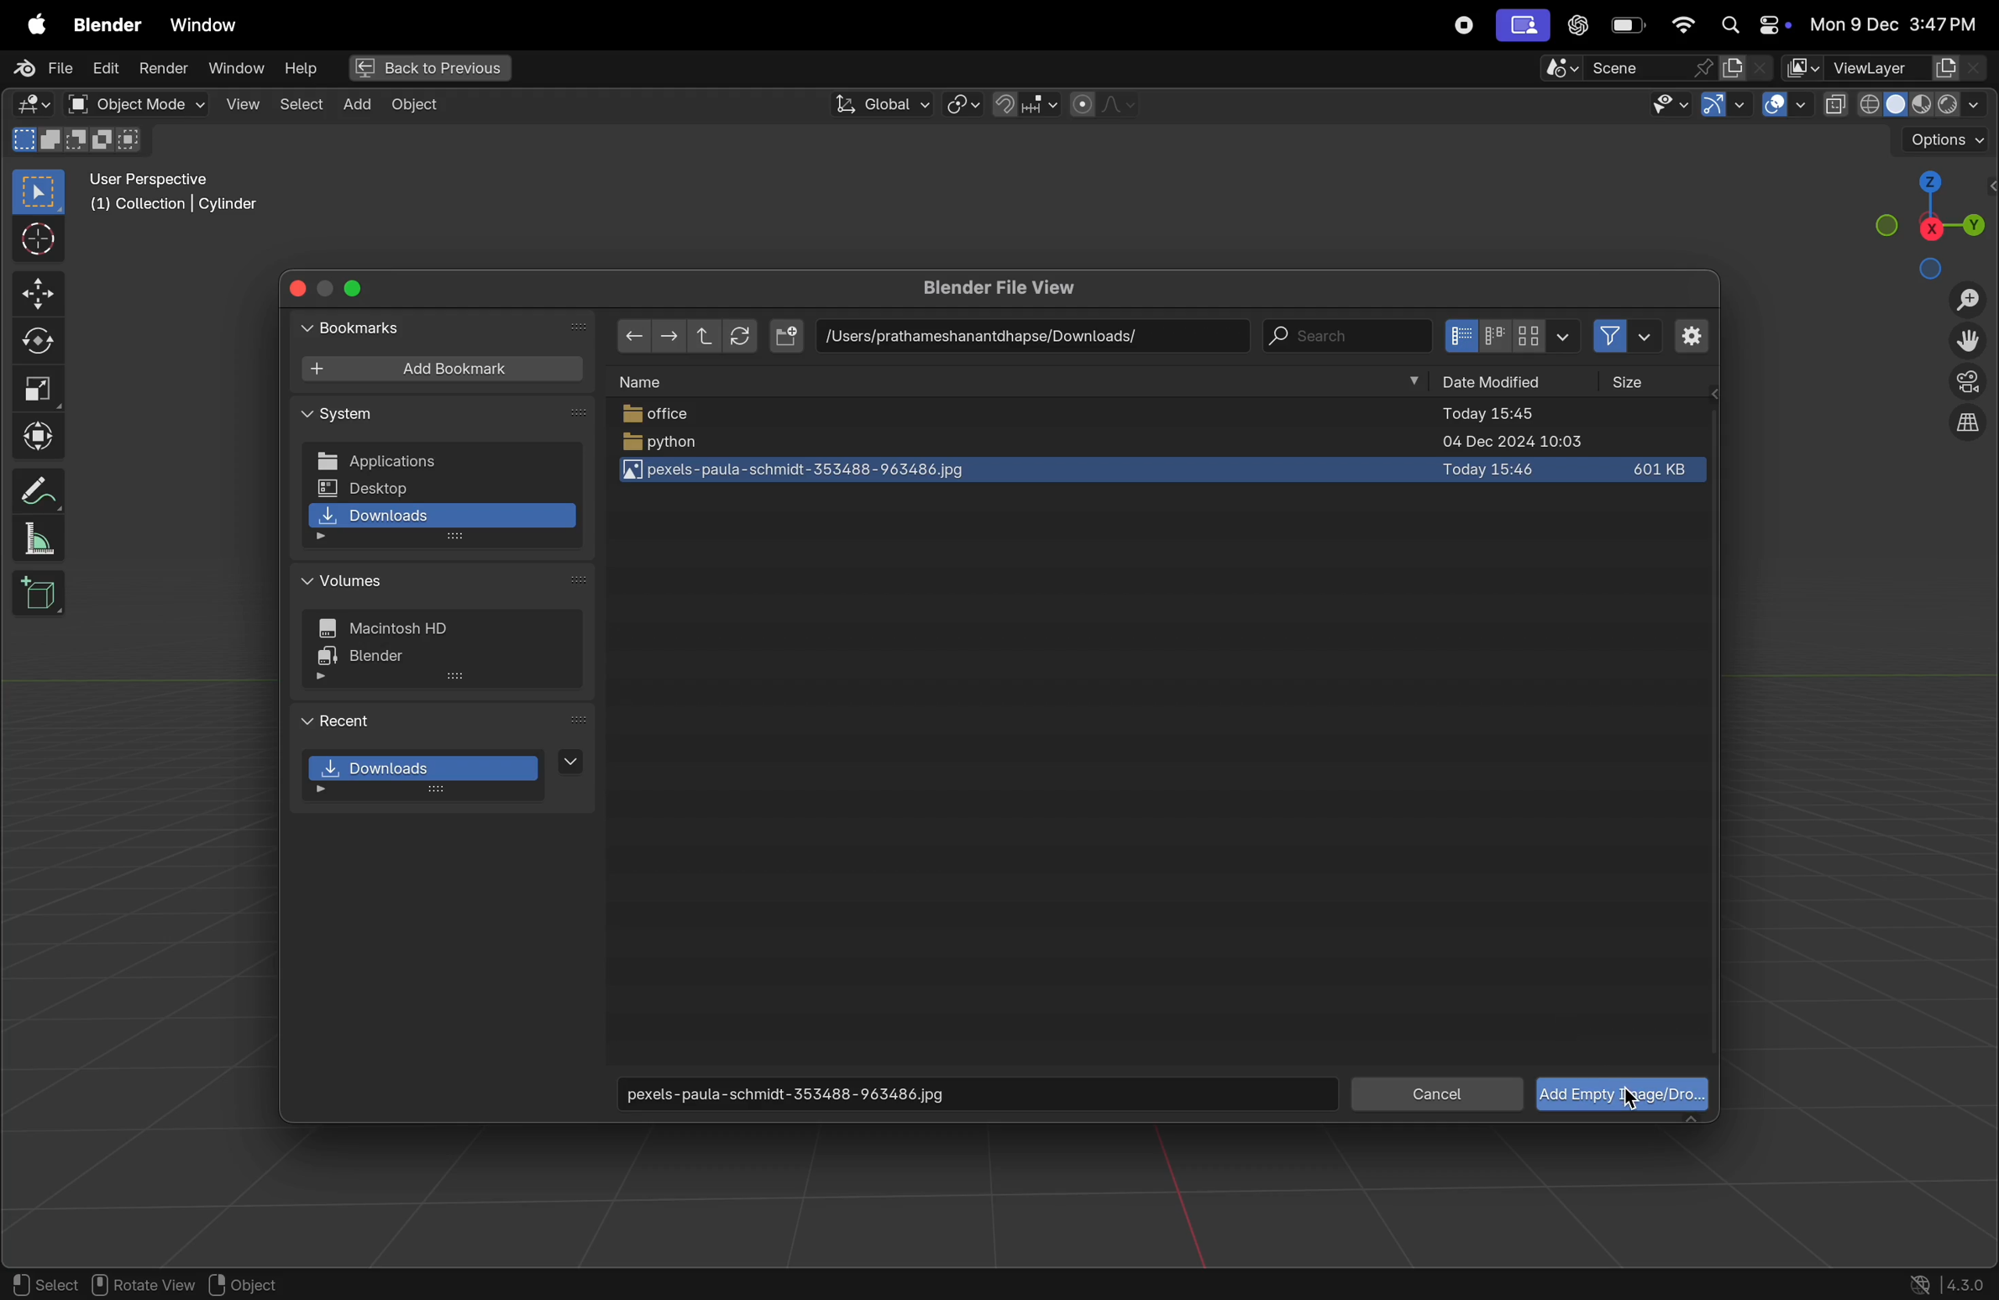 This screenshot has height=1300, width=1999. Describe the element at coordinates (301, 286) in the screenshot. I see `close` at that location.